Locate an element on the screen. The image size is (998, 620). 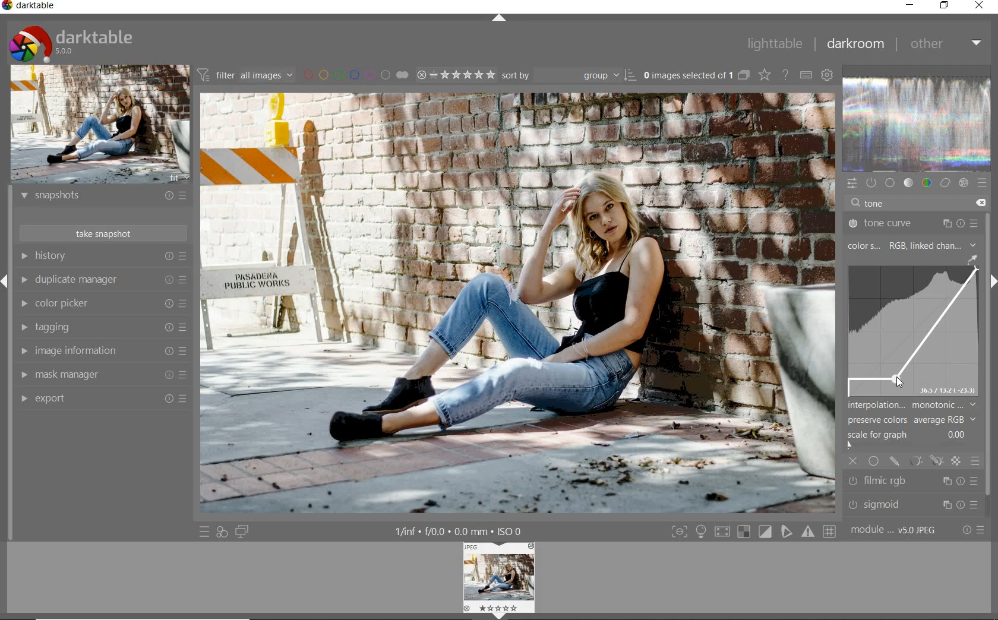
darkroom is located at coordinates (855, 45).